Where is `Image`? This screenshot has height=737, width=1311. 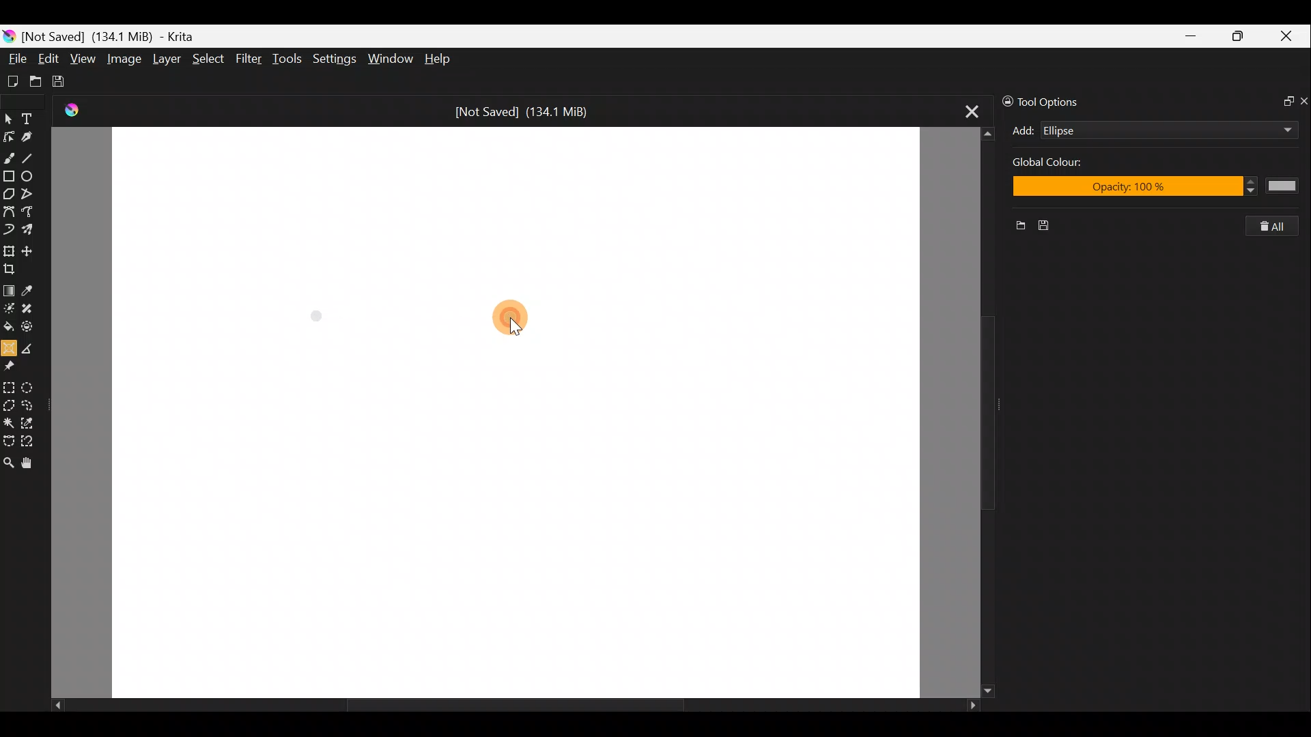
Image is located at coordinates (126, 58).